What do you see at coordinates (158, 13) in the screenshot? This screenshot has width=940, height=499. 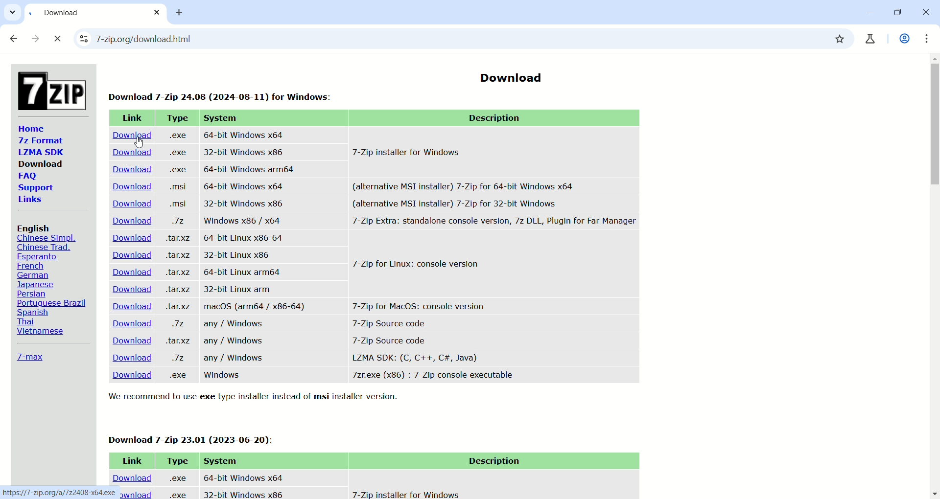 I see `close tab` at bounding box center [158, 13].